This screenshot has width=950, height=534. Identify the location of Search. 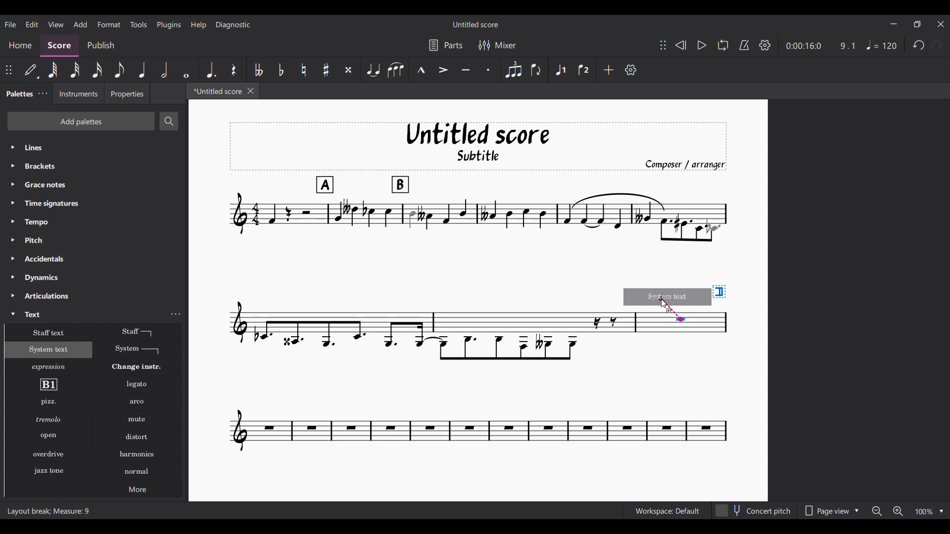
(168, 121).